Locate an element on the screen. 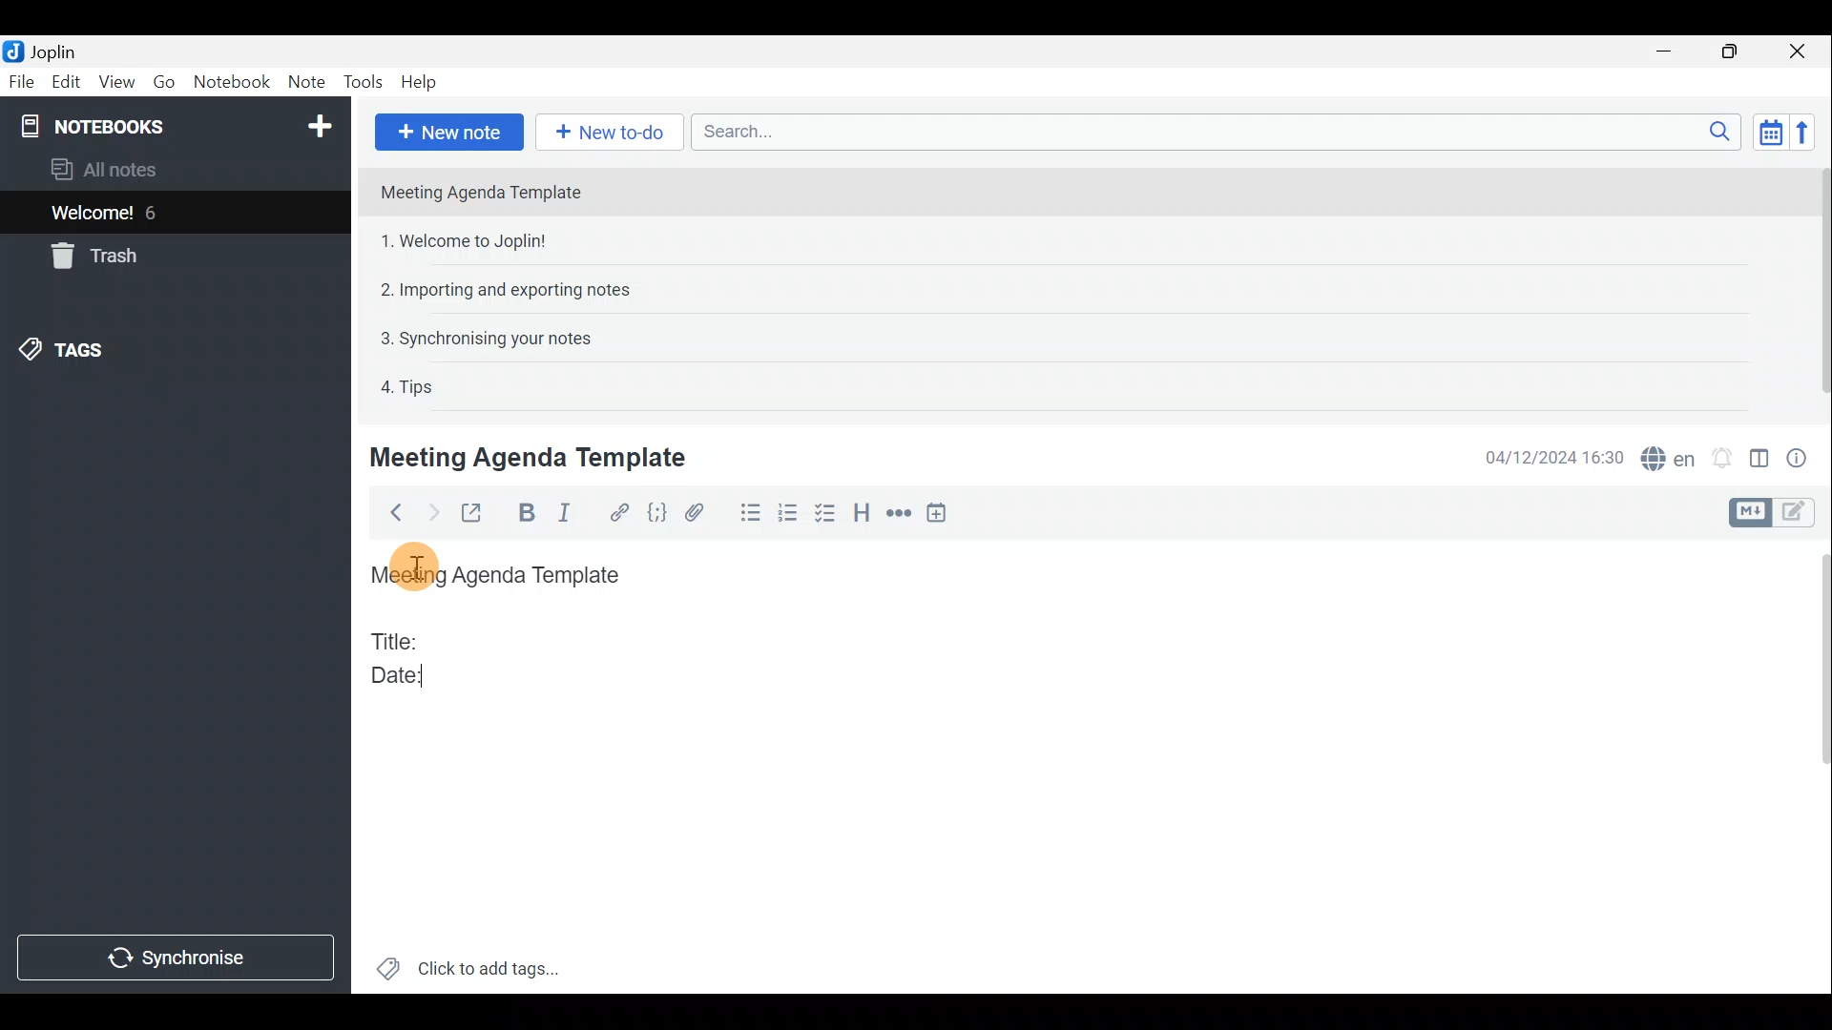   is located at coordinates (417, 566).